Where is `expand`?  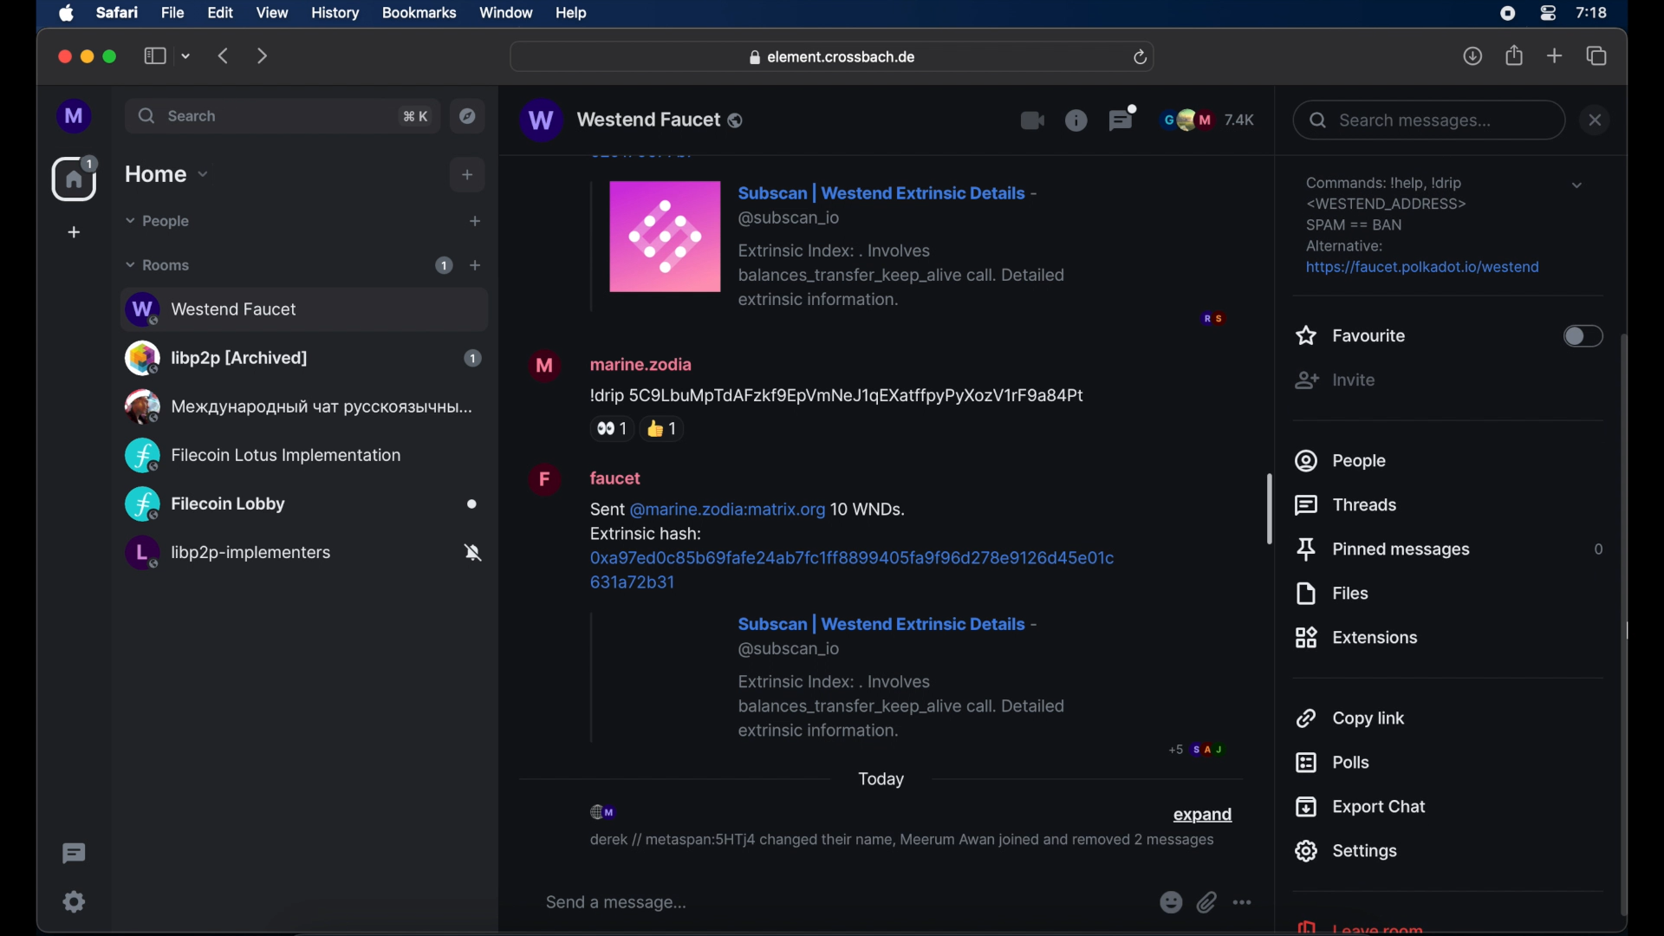
expand is located at coordinates (1202, 816).